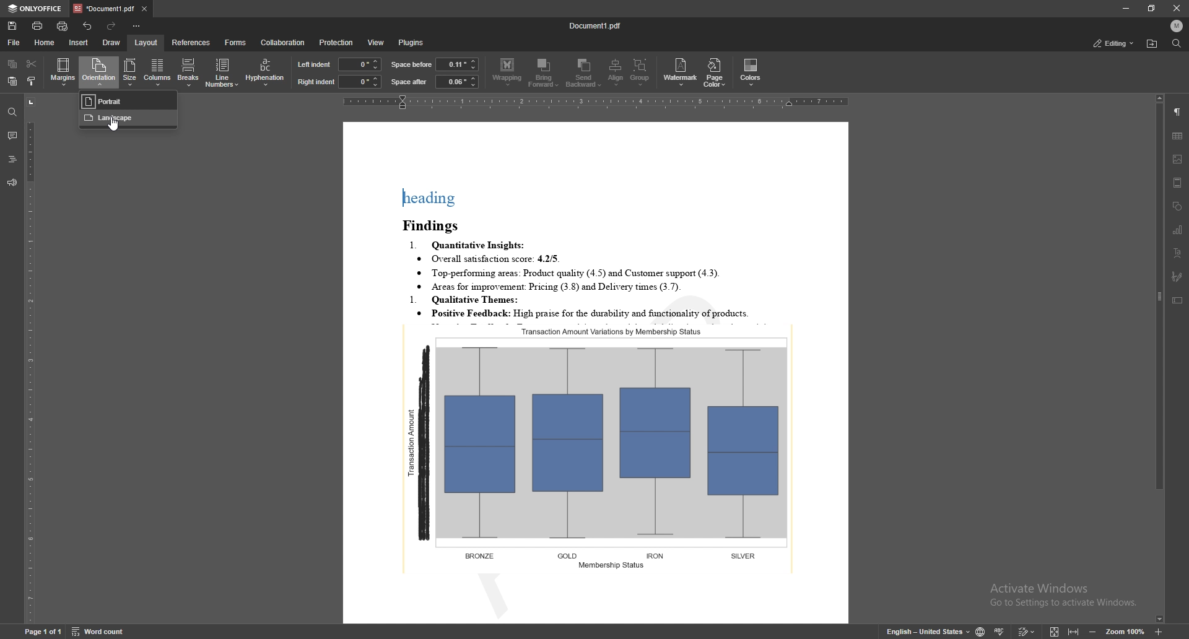 This screenshot has height=639, width=1189. What do you see at coordinates (45, 43) in the screenshot?
I see `home` at bounding box center [45, 43].